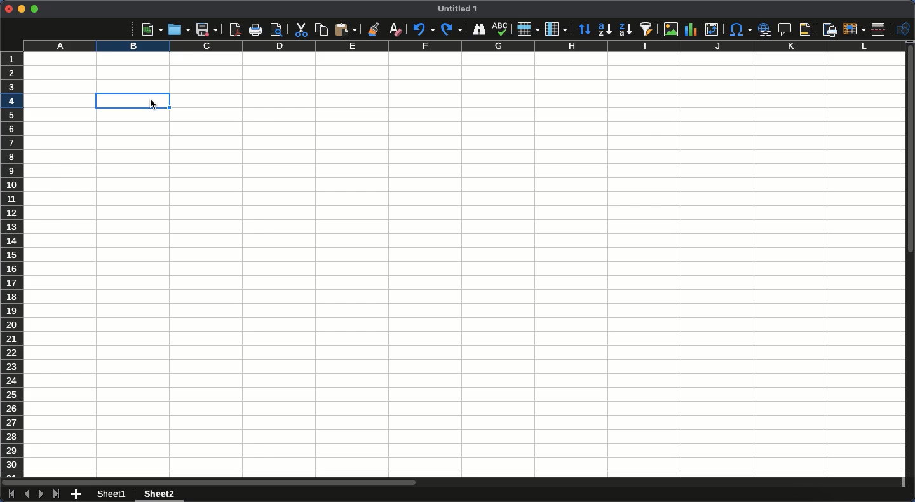 The image size is (915, 502). Describe the element at coordinates (8, 9) in the screenshot. I see `Close` at that location.